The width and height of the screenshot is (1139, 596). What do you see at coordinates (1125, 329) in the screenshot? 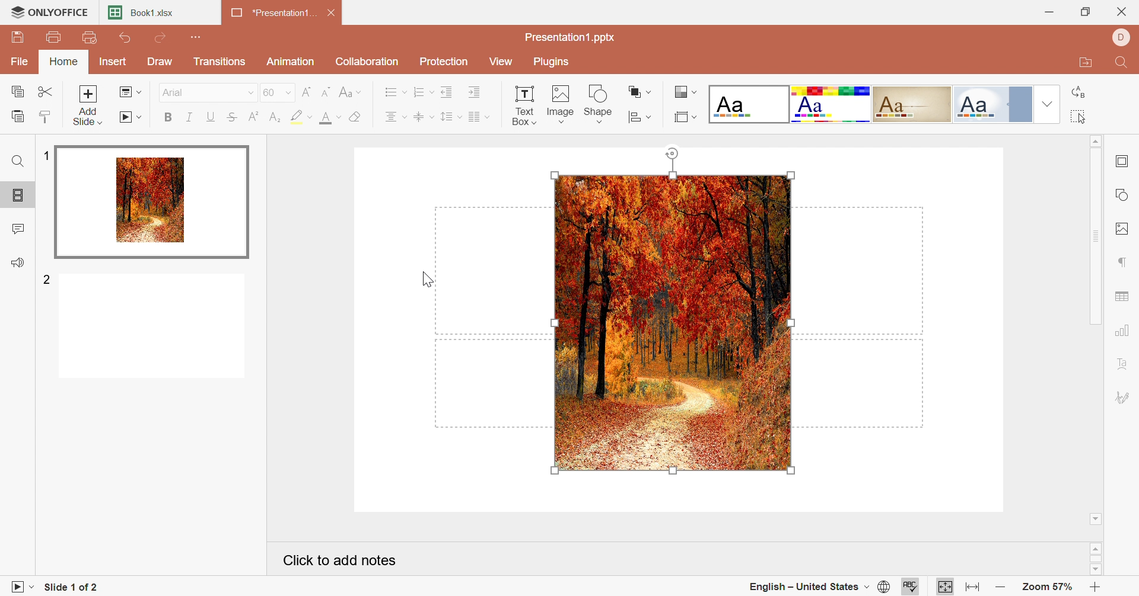
I see `chart settings` at bounding box center [1125, 329].